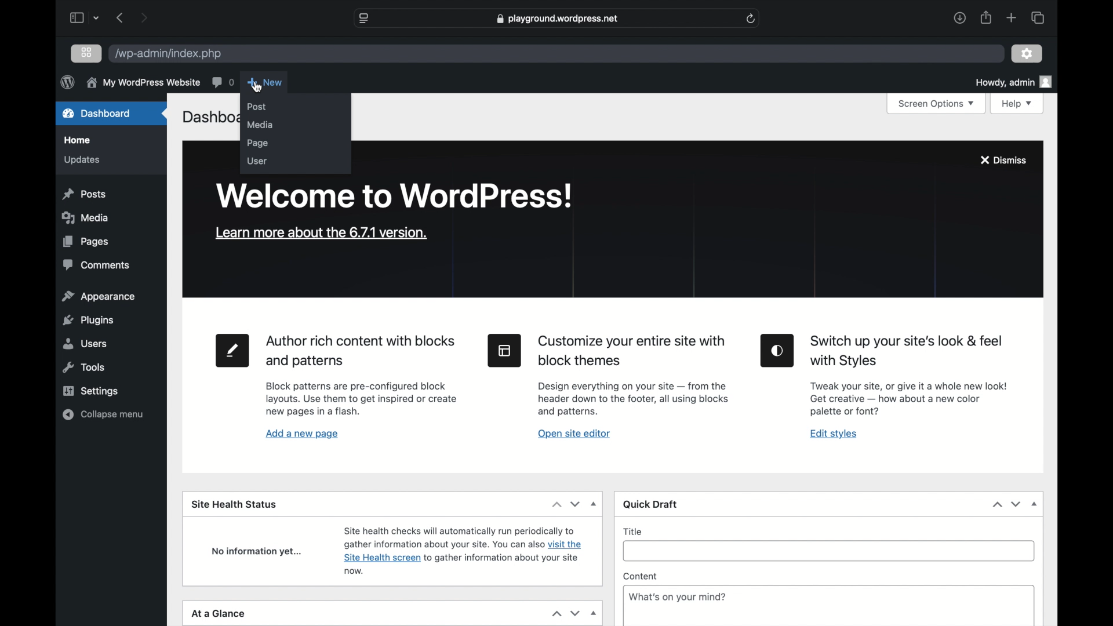 This screenshot has height=626, width=1113. What do you see at coordinates (751, 19) in the screenshot?
I see `refresh` at bounding box center [751, 19].